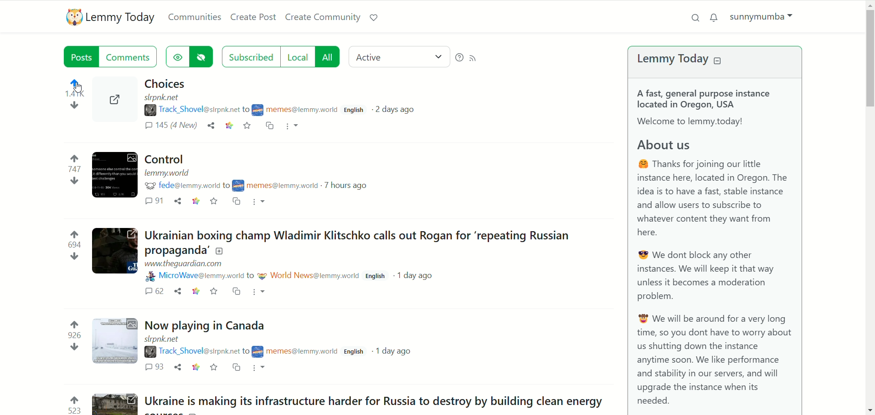 Image resolution: width=875 pixels, height=415 pixels. Describe the element at coordinates (216, 368) in the screenshot. I see `save` at that location.